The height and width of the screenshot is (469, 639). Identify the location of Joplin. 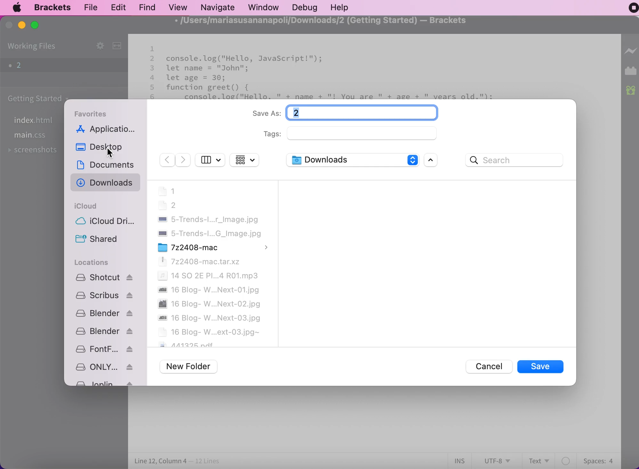
(103, 383).